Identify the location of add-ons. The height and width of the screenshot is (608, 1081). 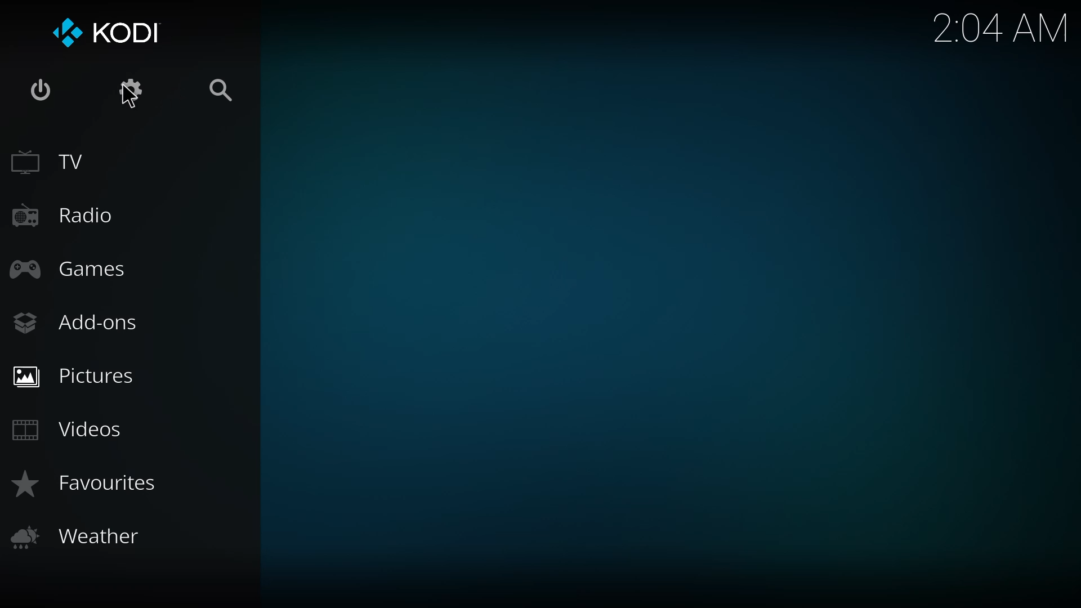
(79, 322).